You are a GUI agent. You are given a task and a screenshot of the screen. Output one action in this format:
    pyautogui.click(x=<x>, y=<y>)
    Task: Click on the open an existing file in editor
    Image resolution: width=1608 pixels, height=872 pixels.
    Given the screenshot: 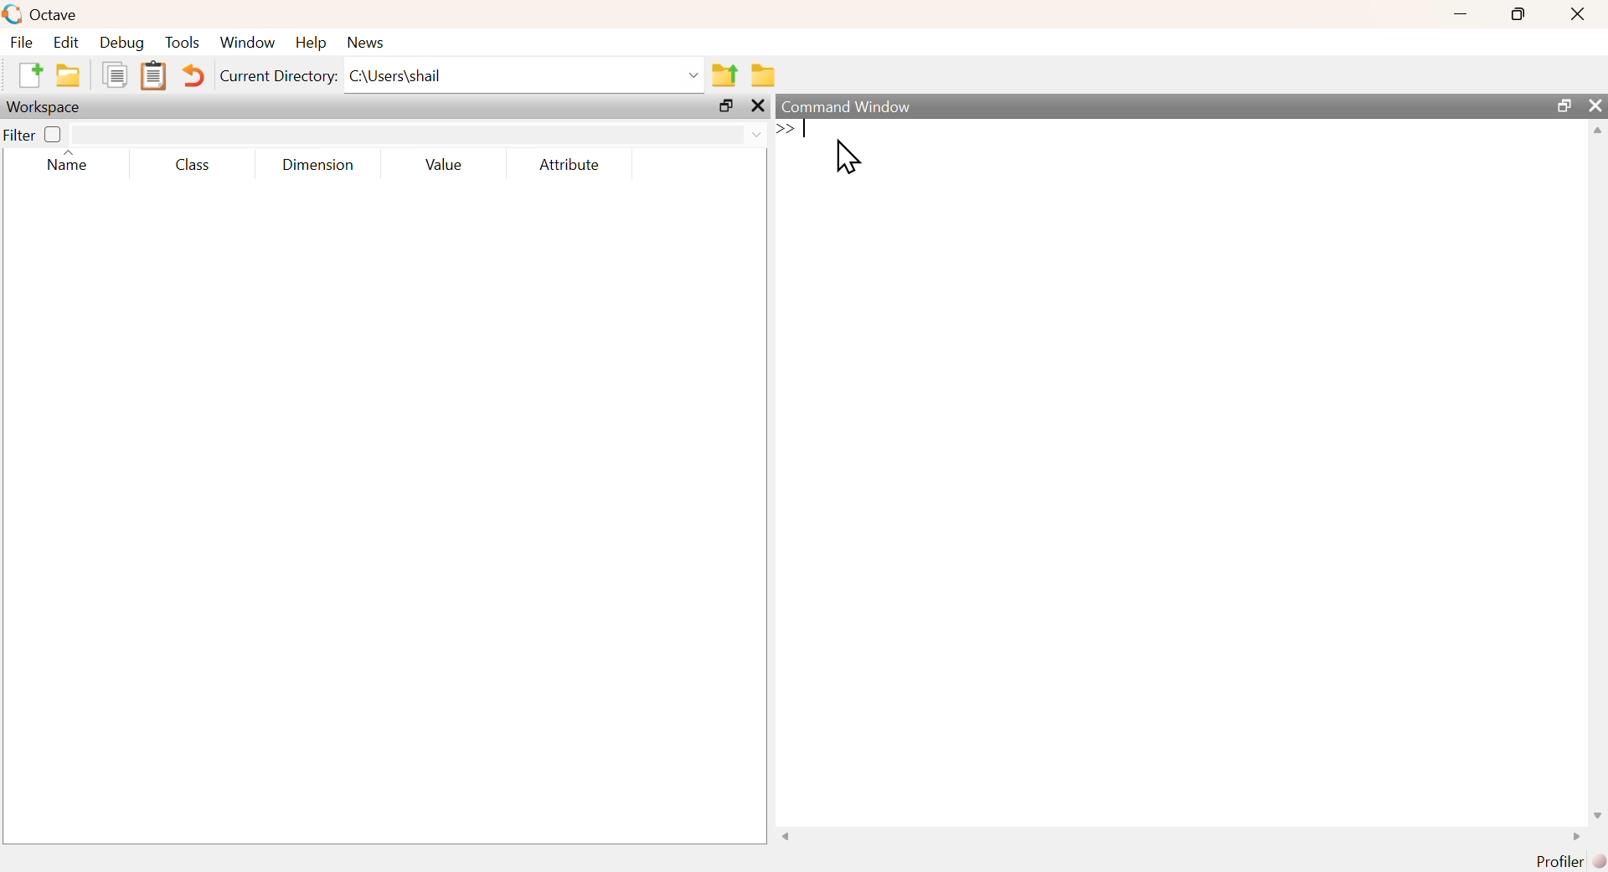 What is the action you would take?
    pyautogui.click(x=70, y=74)
    